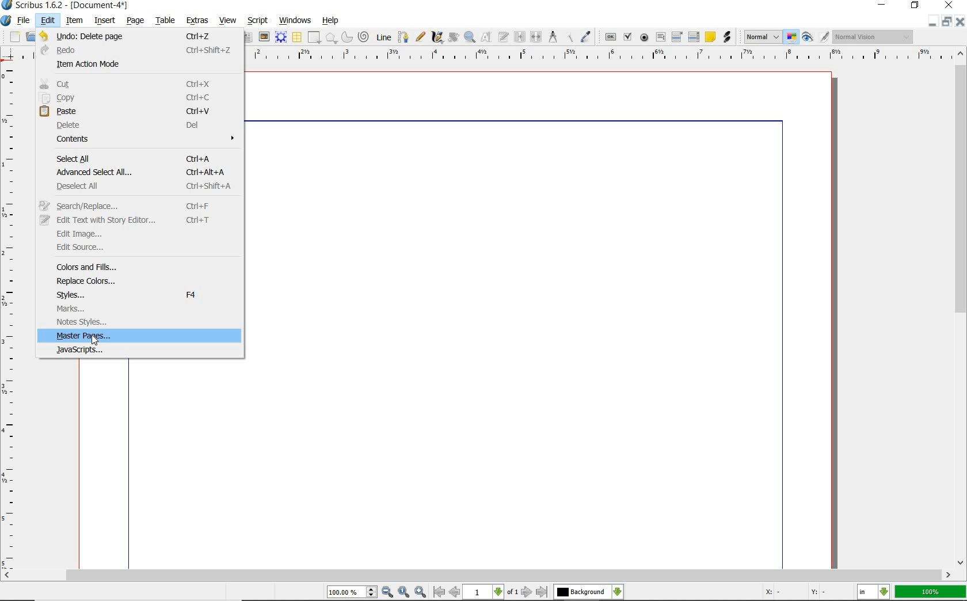 The width and height of the screenshot is (967, 601). Describe the element at coordinates (488, 38) in the screenshot. I see `edit contents of frame` at that location.